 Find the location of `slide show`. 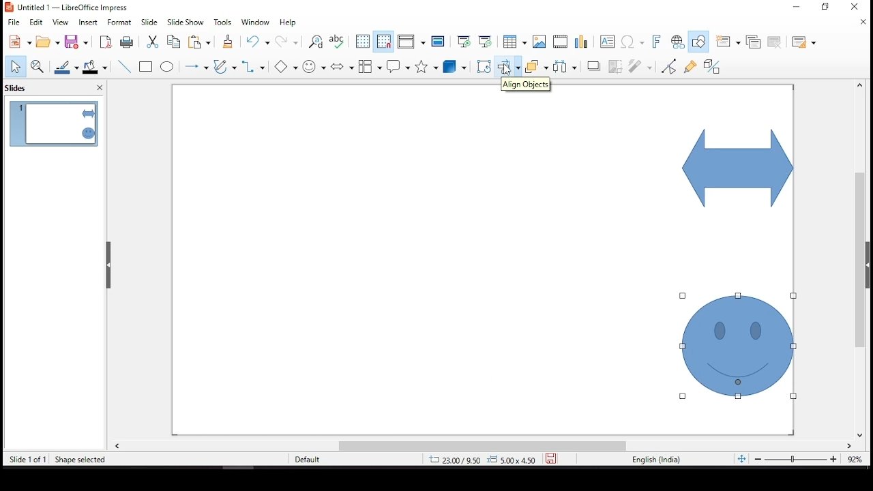

slide show is located at coordinates (188, 23).